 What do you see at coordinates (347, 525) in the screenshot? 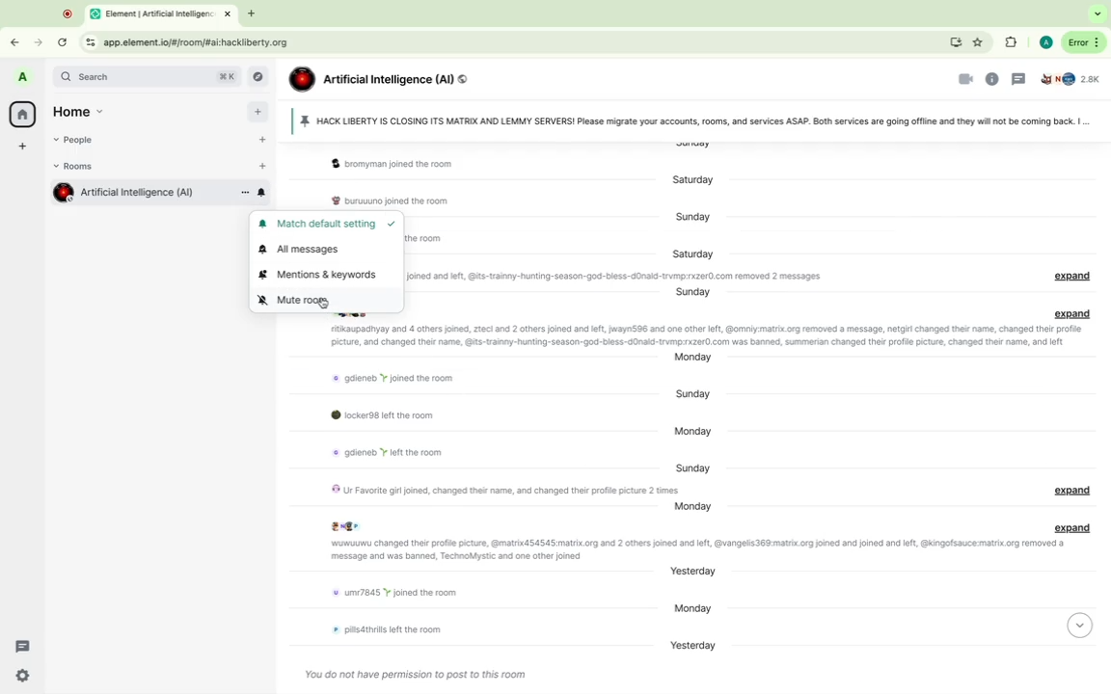
I see `profile pictures` at bounding box center [347, 525].